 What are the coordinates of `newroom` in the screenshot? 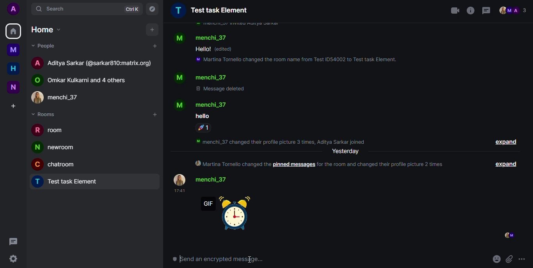 It's located at (56, 147).